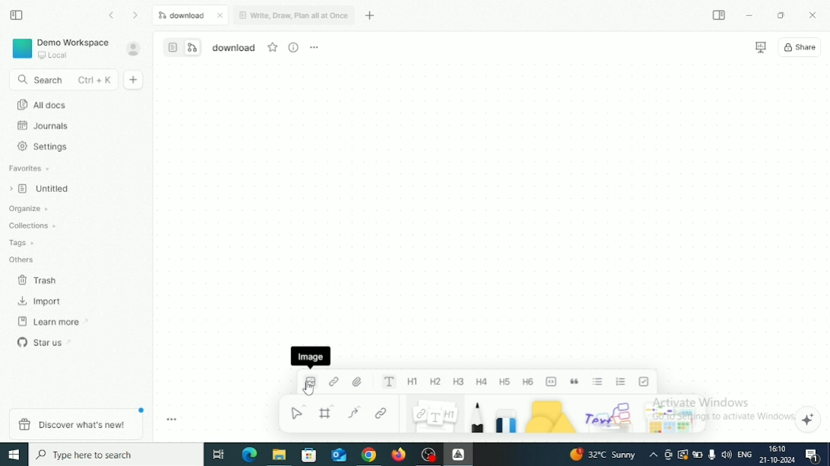 Image resolution: width=830 pixels, height=466 pixels. Describe the element at coordinates (683, 455) in the screenshot. I see `Warning` at that location.